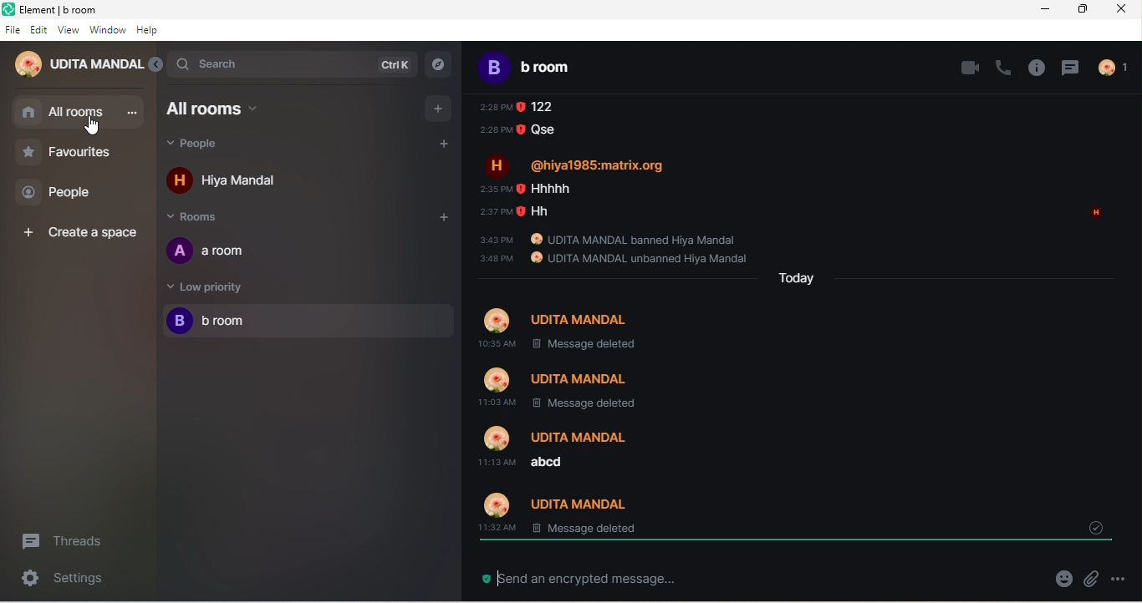 Image resolution: width=1142 pixels, height=603 pixels. Describe the element at coordinates (1034, 68) in the screenshot. I see `info` at that location.